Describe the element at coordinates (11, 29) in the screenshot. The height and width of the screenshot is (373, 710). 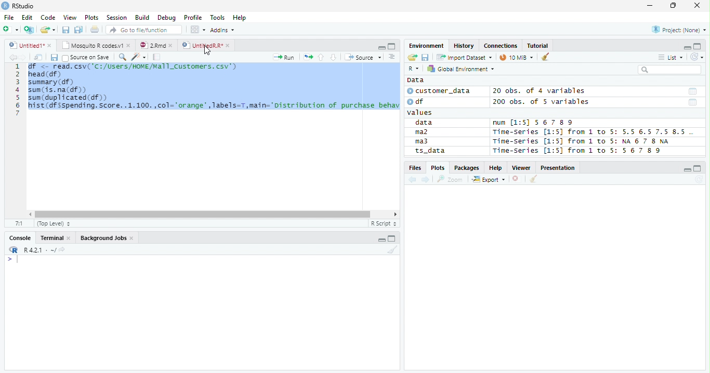
I see `New File` at that location.